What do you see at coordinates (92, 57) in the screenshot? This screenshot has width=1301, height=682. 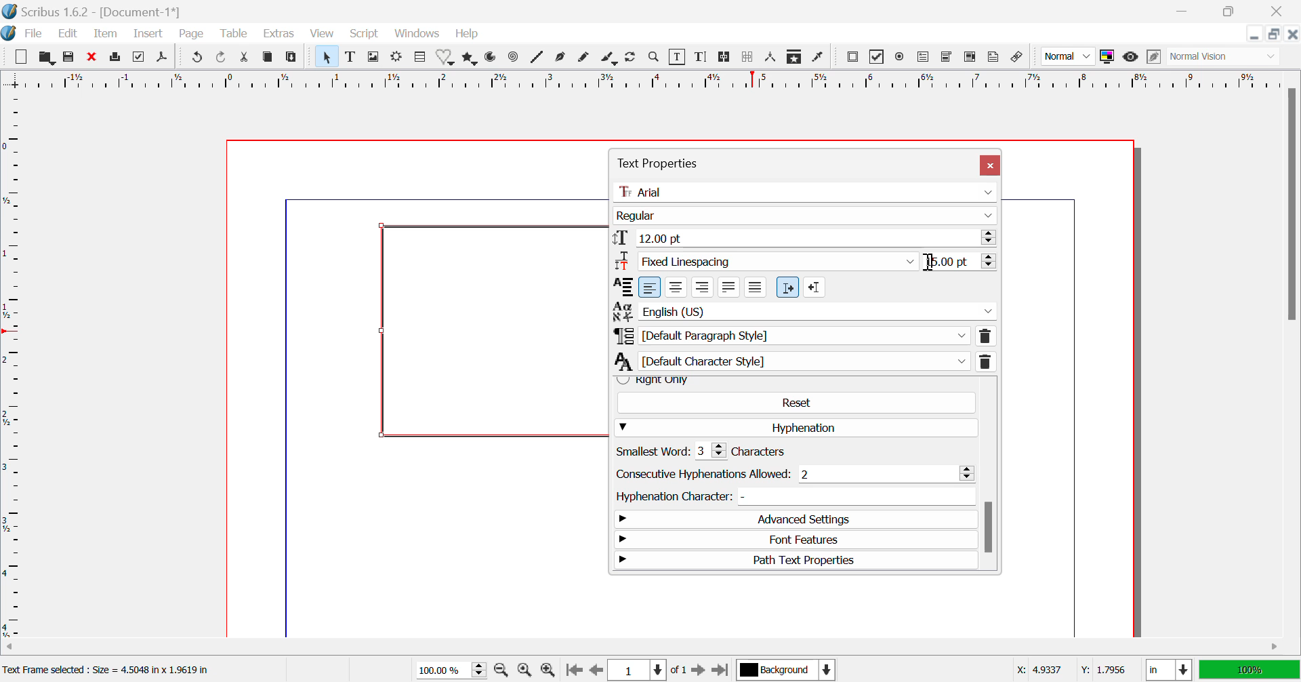 I see `Discard` at bounding box center [92, 57].